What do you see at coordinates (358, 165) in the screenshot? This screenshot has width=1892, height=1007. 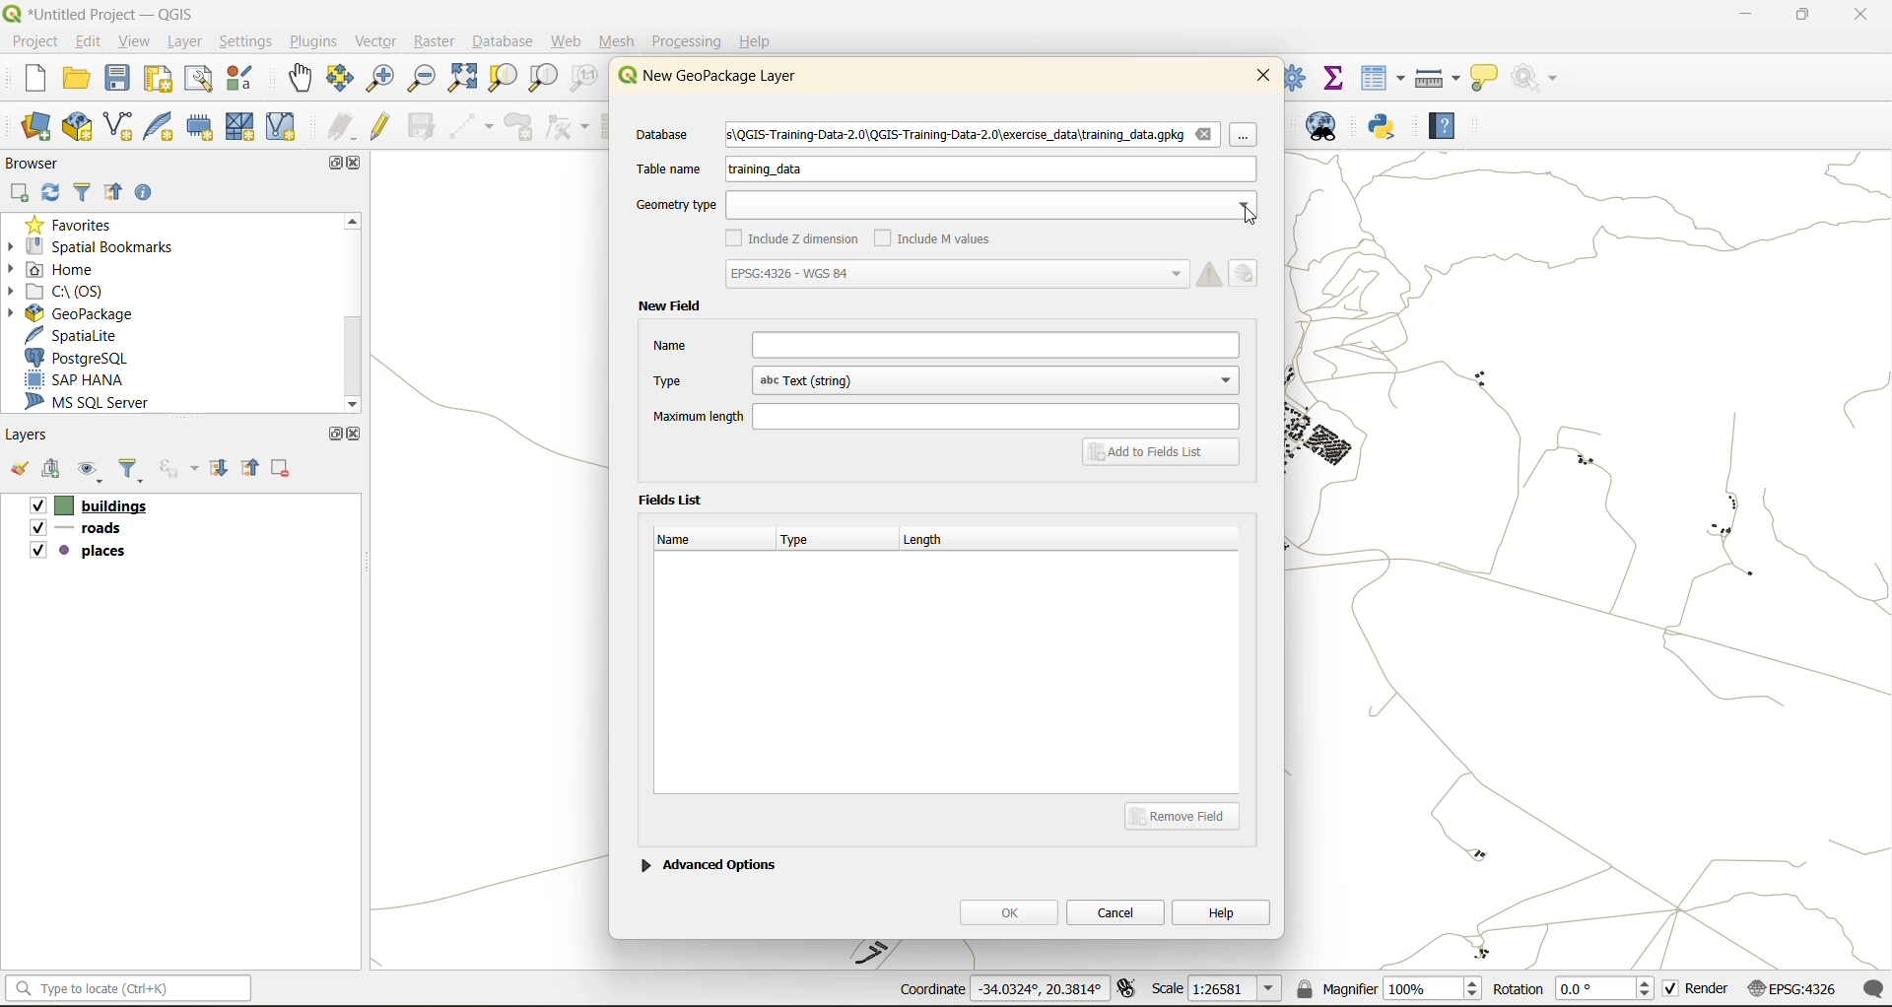 I see `close` at bounding box center [358, 165].